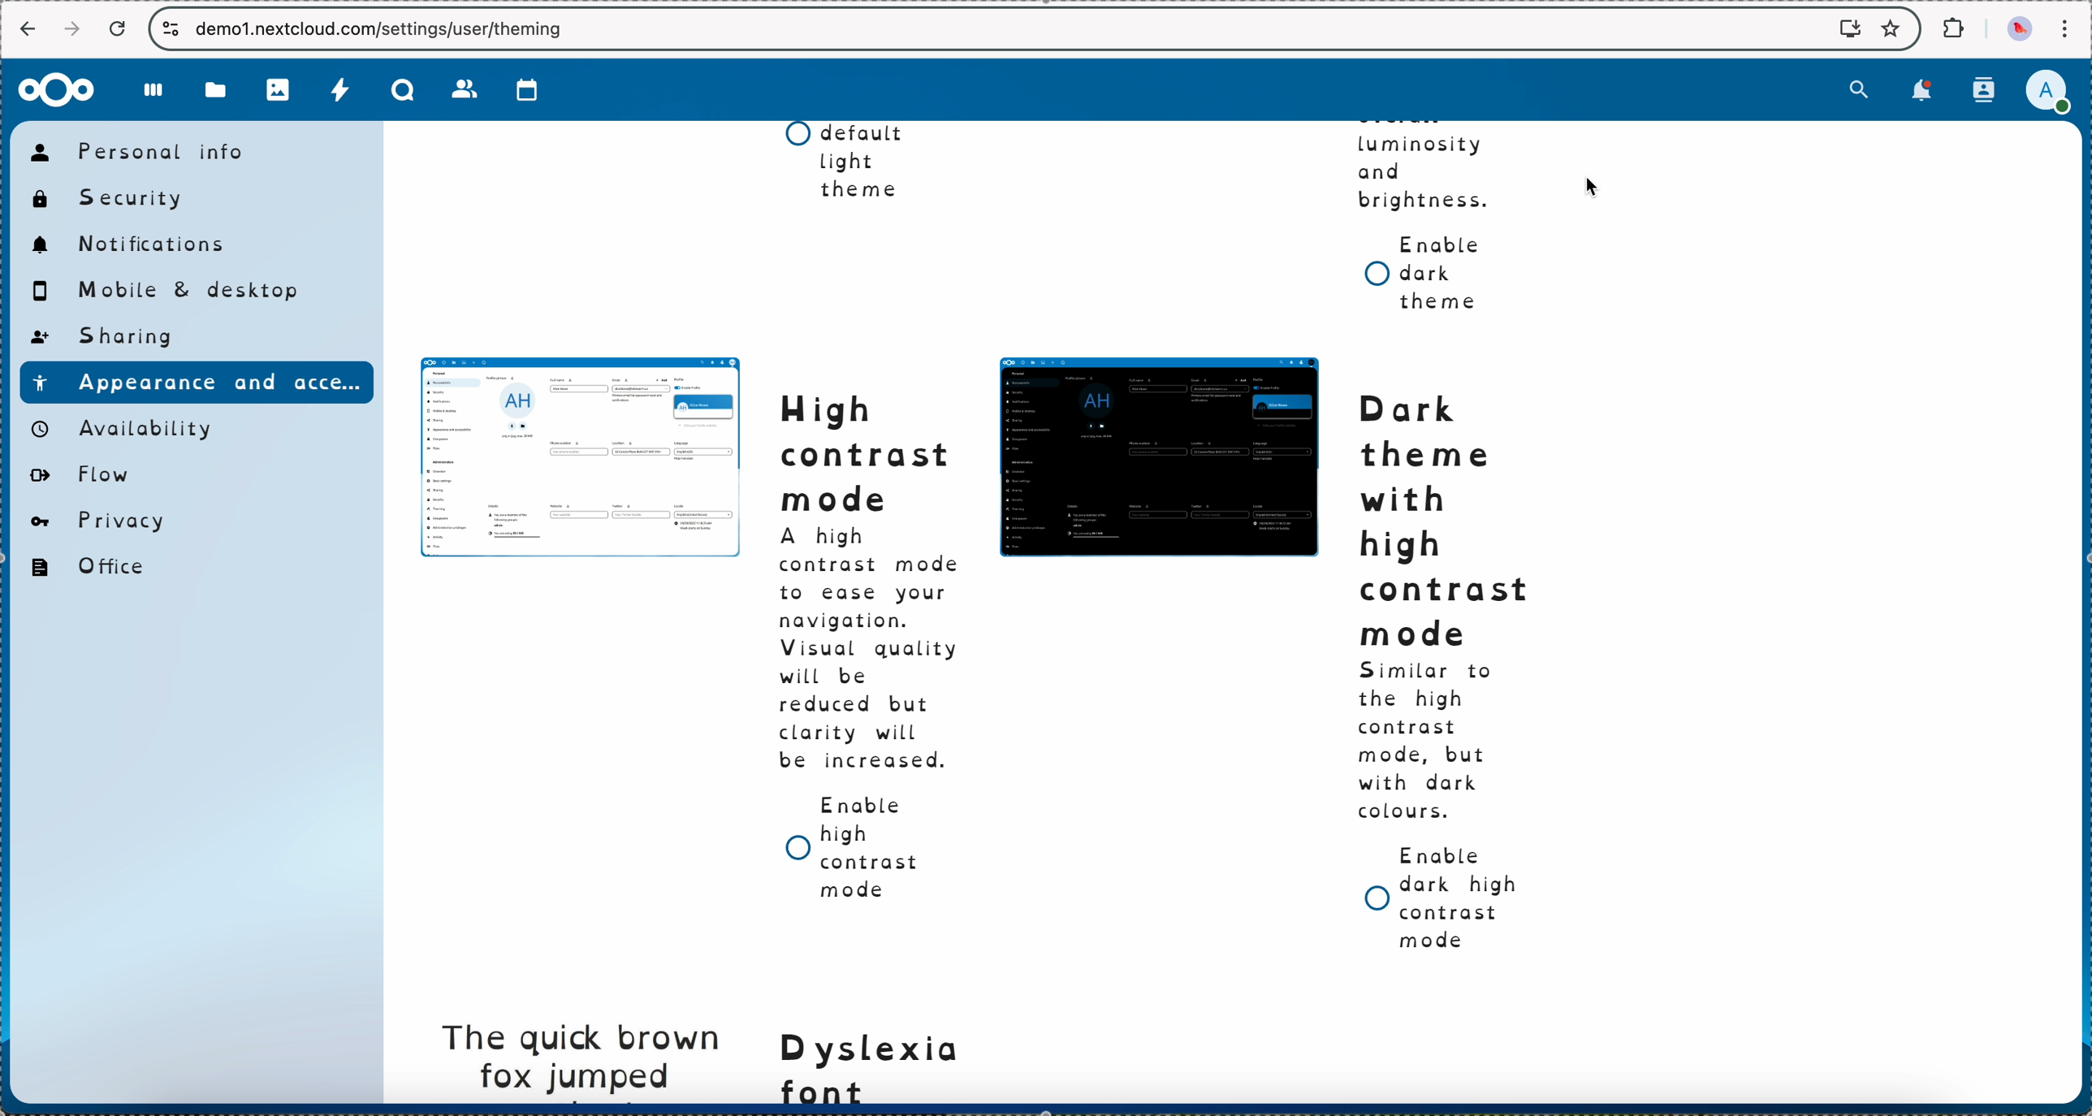 This screenshot has height=1116, width=2092. What do you see at coordinates (167, 28) in the screenshot?
I see `controls` at bounding box center [167, 28].